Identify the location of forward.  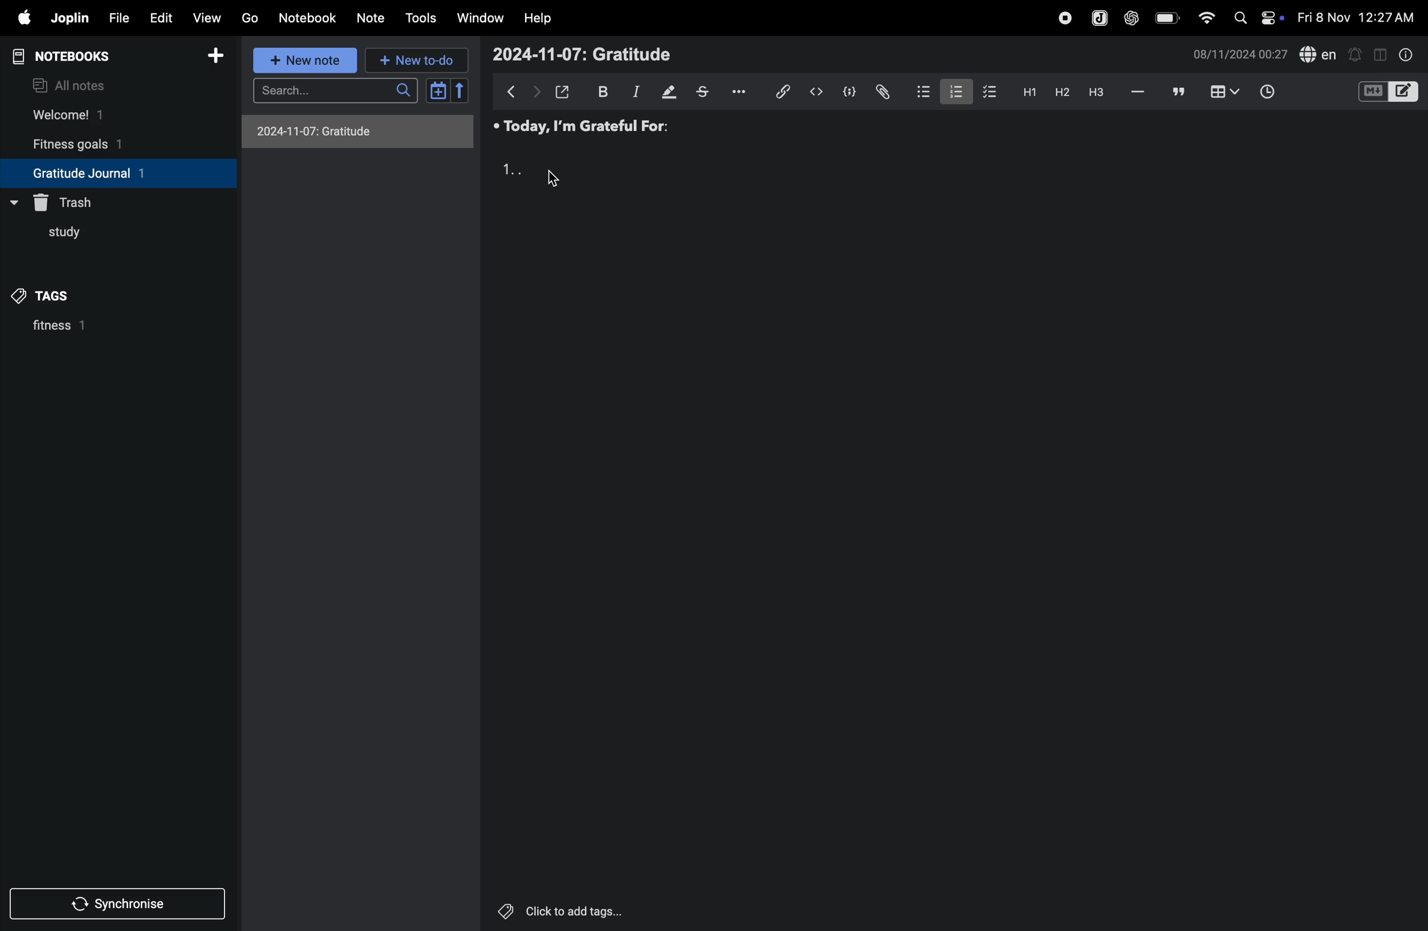
(536, 92).